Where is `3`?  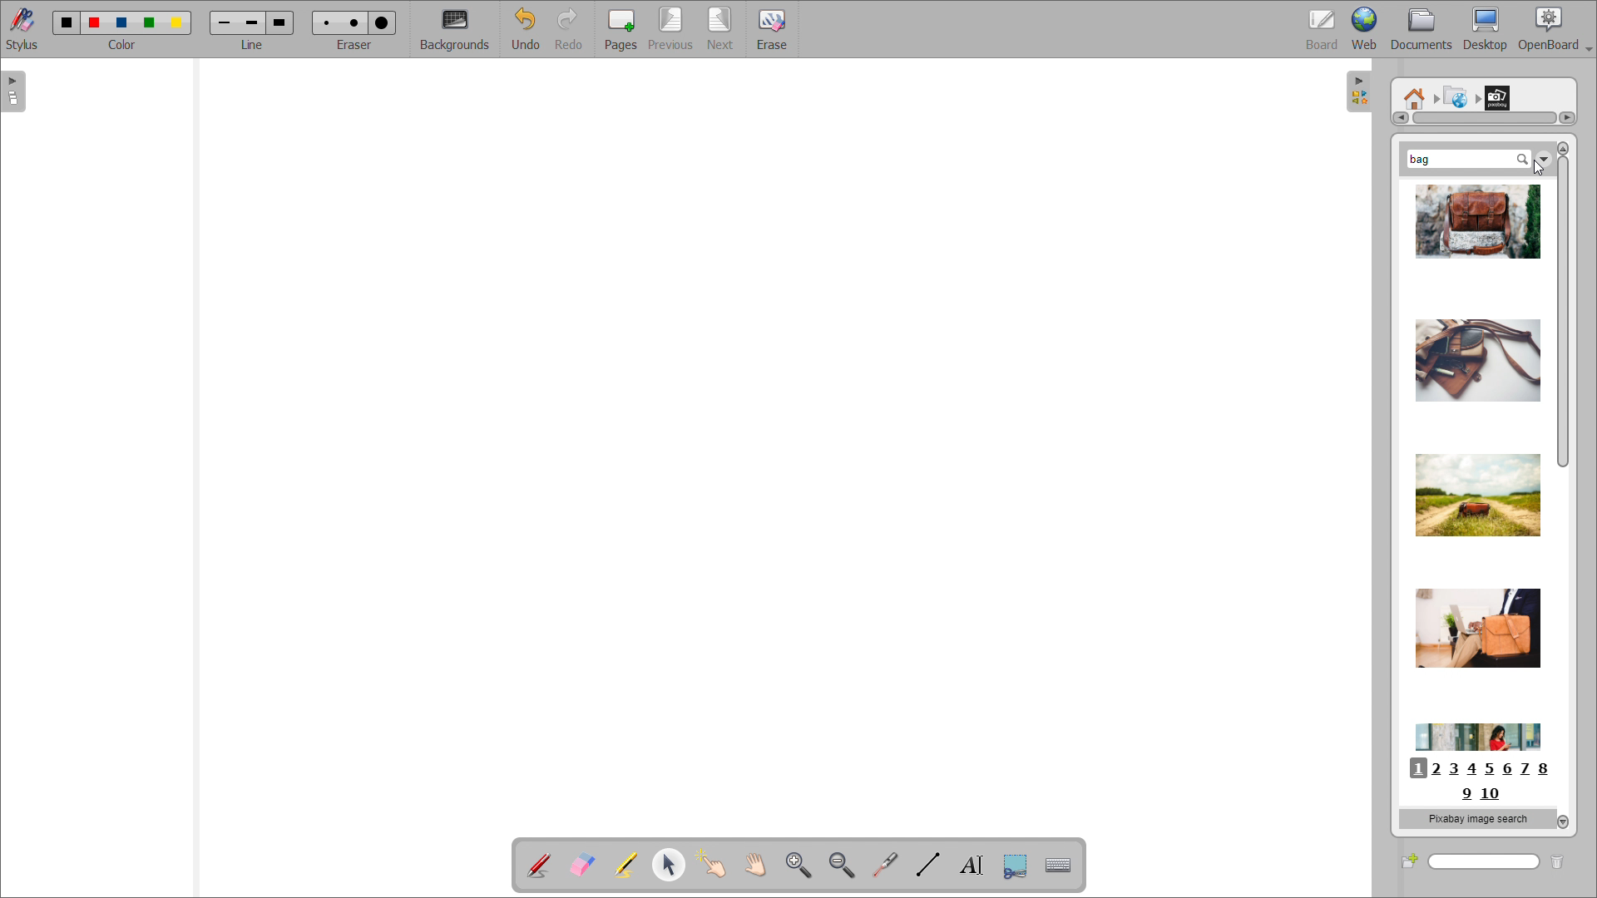 3 is located at coordinates (1456, 769).